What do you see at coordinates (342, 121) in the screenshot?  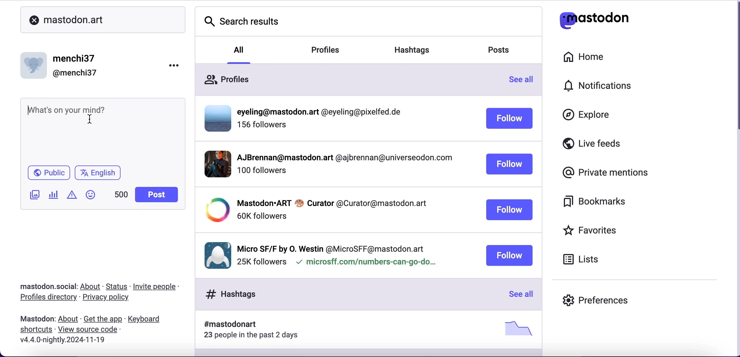 I see `user profile` at bounding box center [342, 121].